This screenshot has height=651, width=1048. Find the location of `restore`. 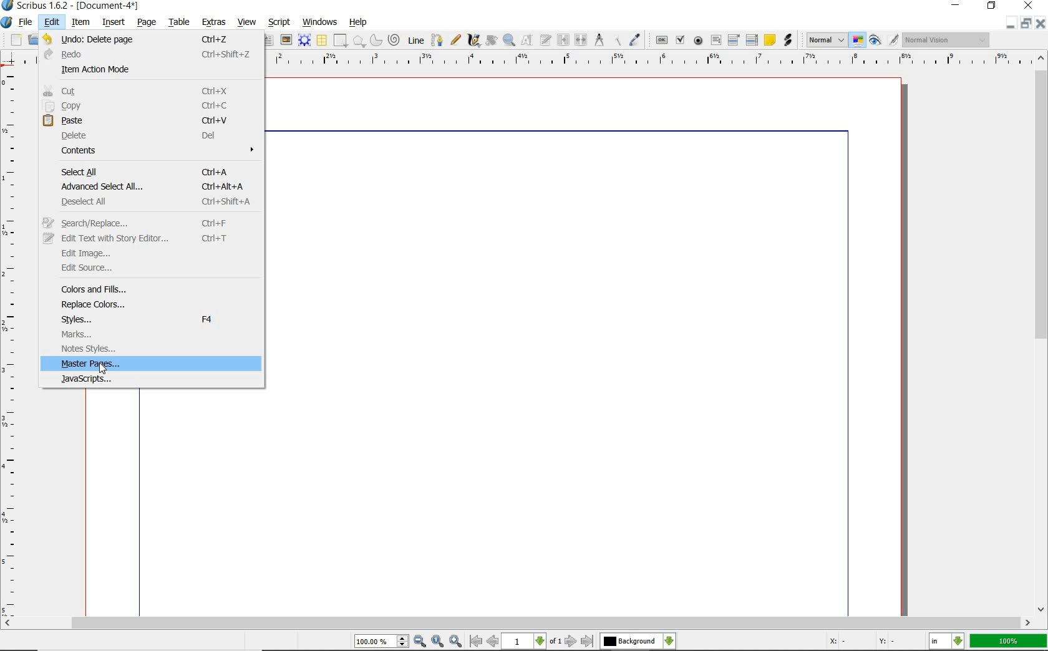

restore is located at coordinates (1028, 24).